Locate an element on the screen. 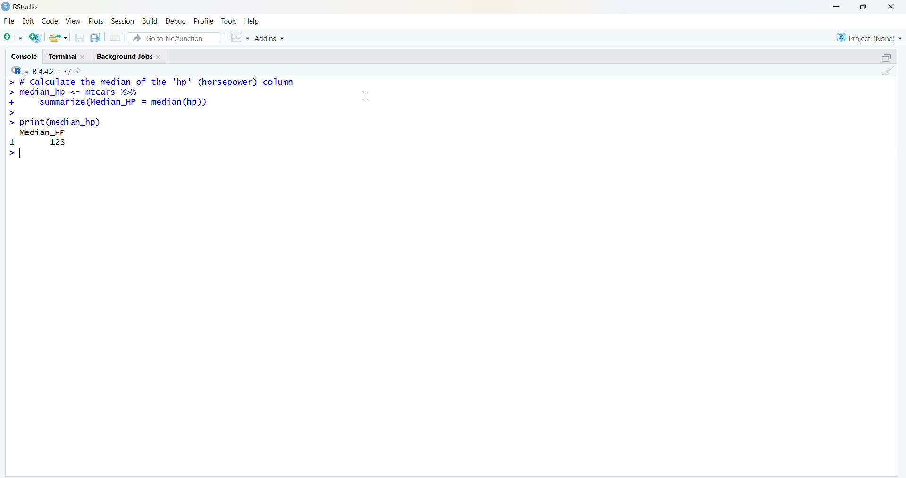 This screenshot has width=906, height=478. RStudio is located at coordinates (27, 7).